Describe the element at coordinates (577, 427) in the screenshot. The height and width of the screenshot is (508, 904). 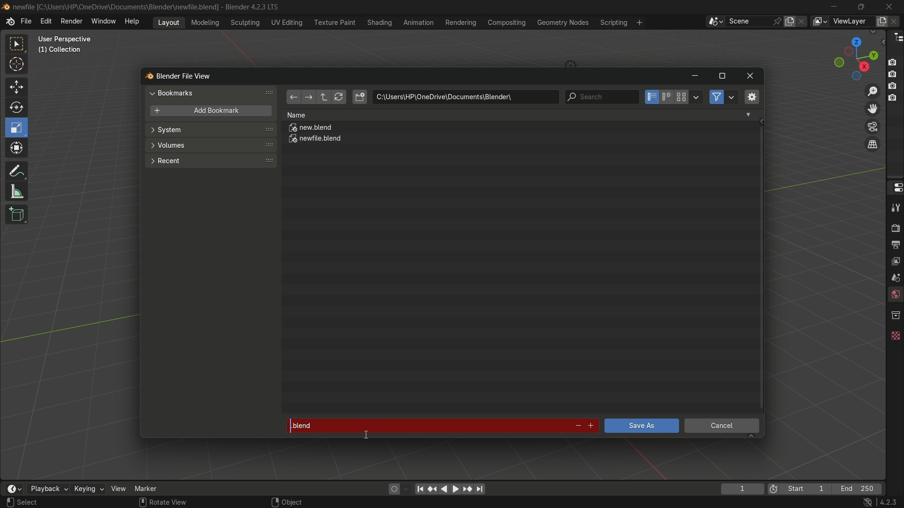
I see `decrement number in file name` at that location.